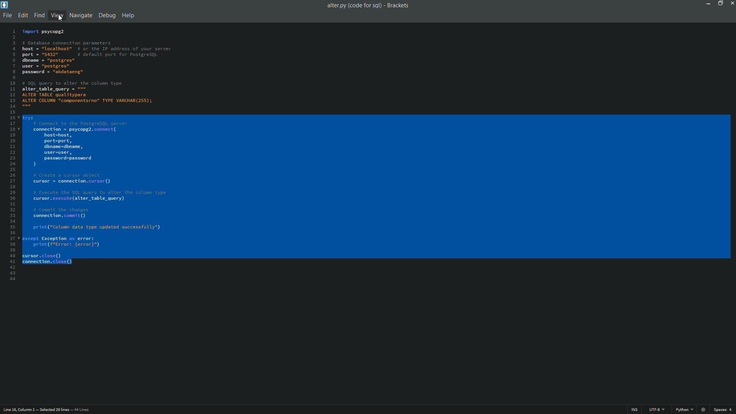 This screenshot has width=736, height=414. What do you see at coordinates (719, 3) in the screenshot?
I see `maximize` at bounding box center [719, 3].